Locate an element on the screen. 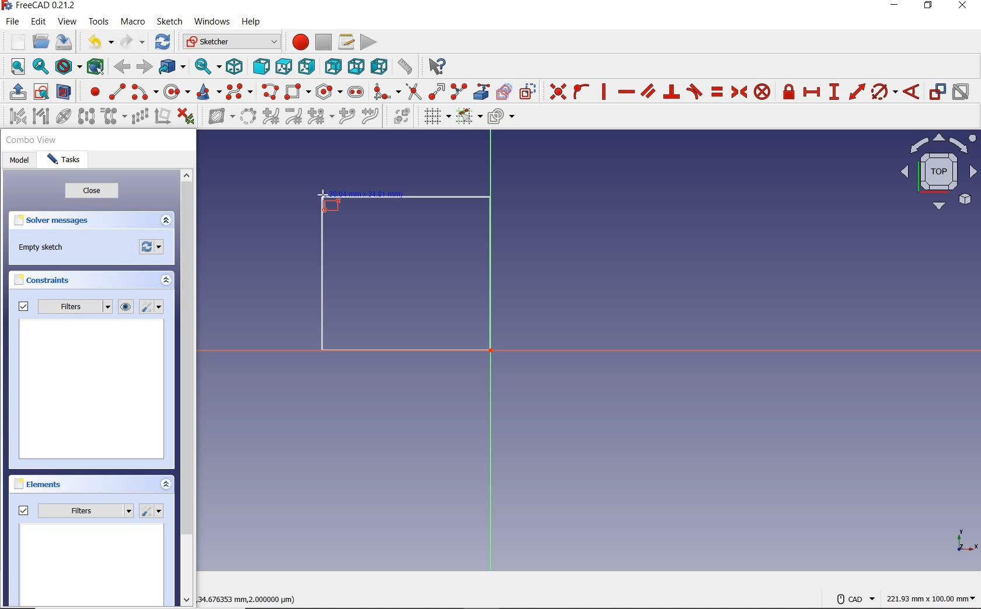  bounding box is located at coordinates (95, 66).